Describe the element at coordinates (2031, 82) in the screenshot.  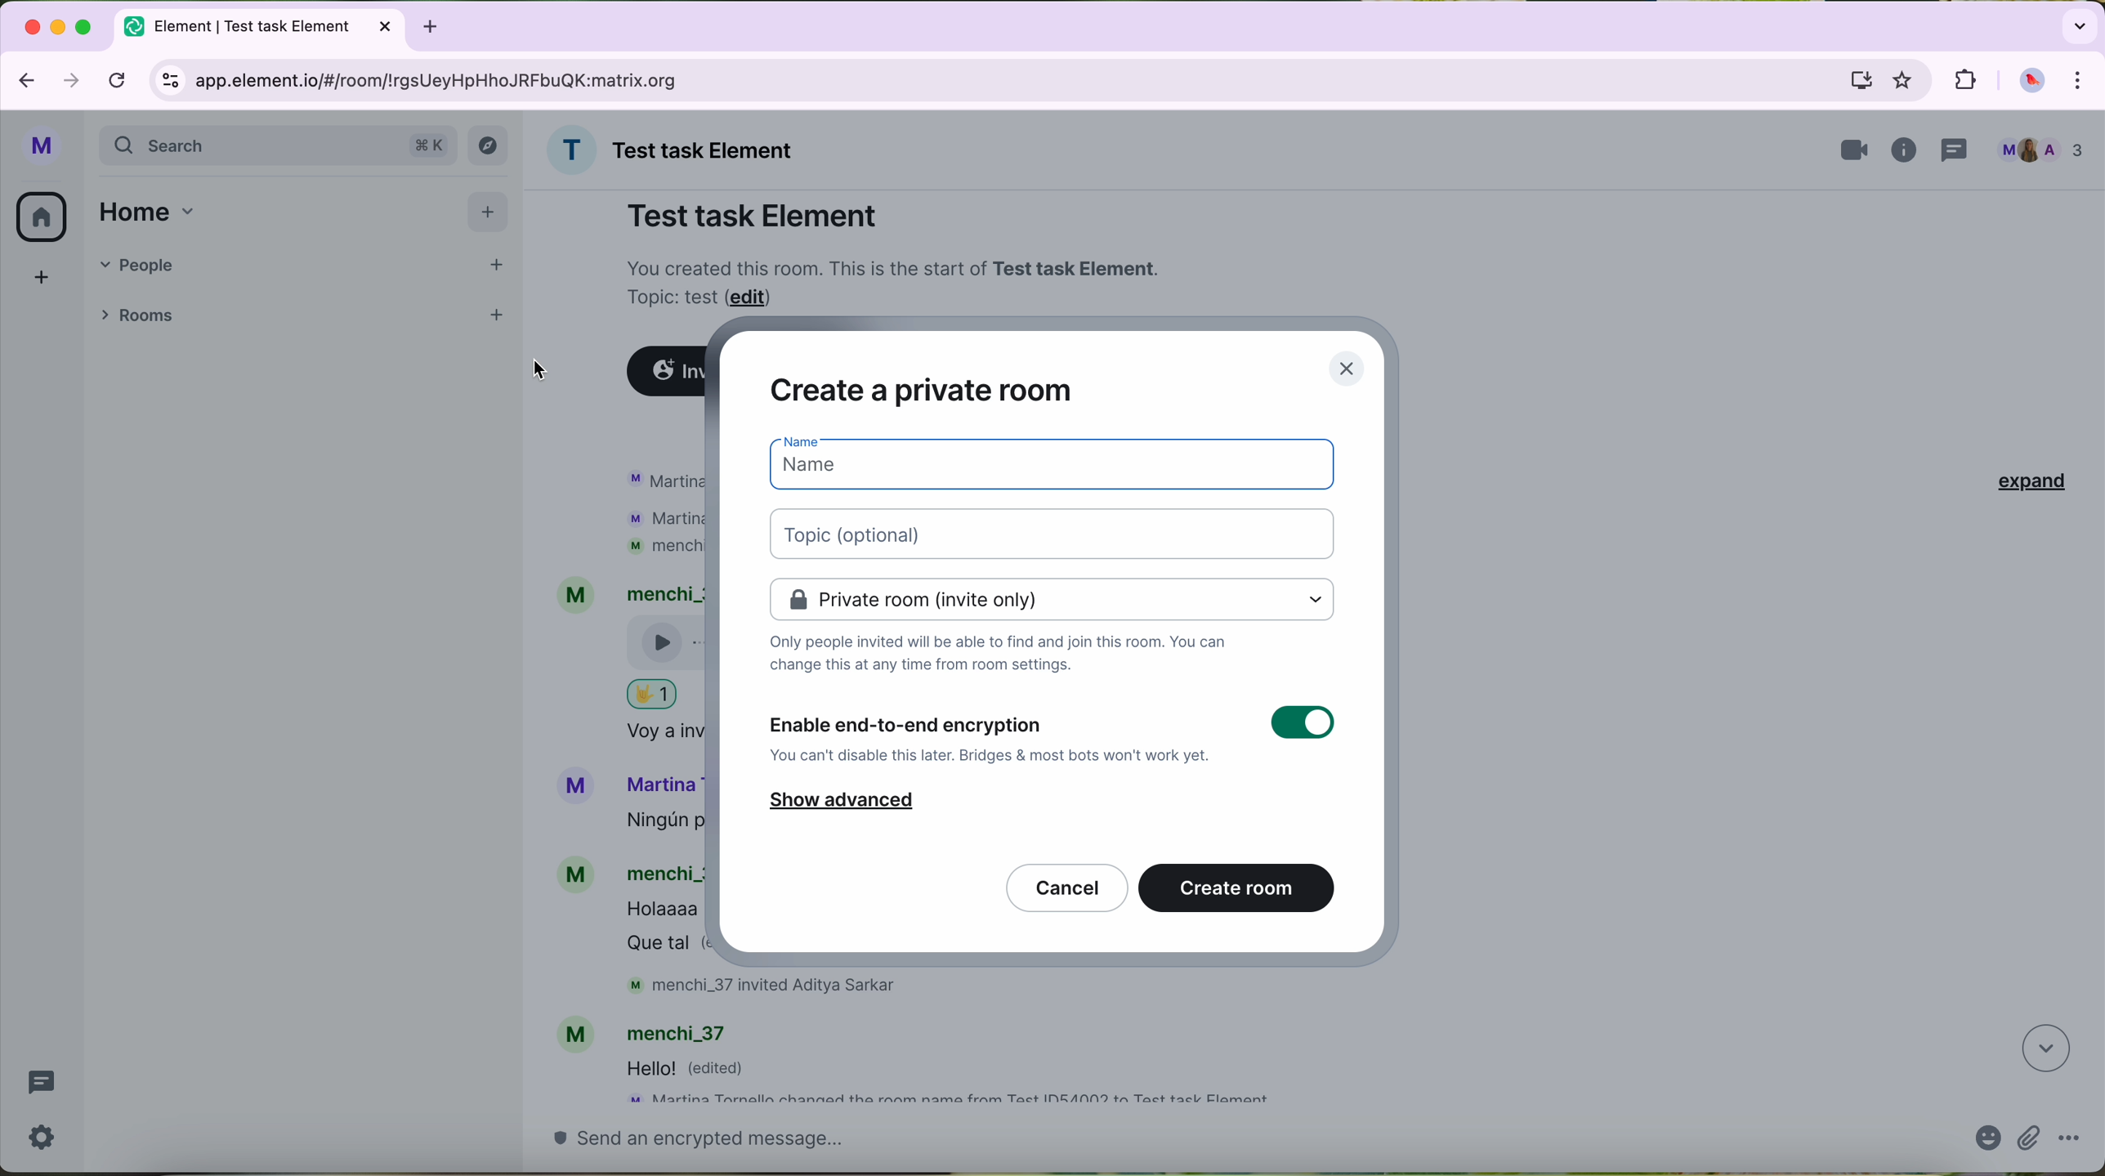
I see `profile picture` at that location.